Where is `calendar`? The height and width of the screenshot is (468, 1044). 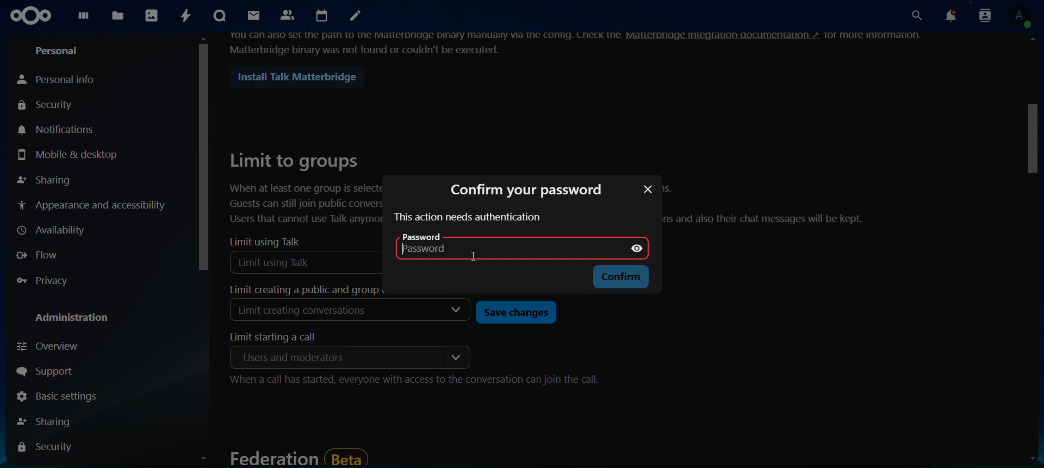 calendar is located at coordinates (324, 16).